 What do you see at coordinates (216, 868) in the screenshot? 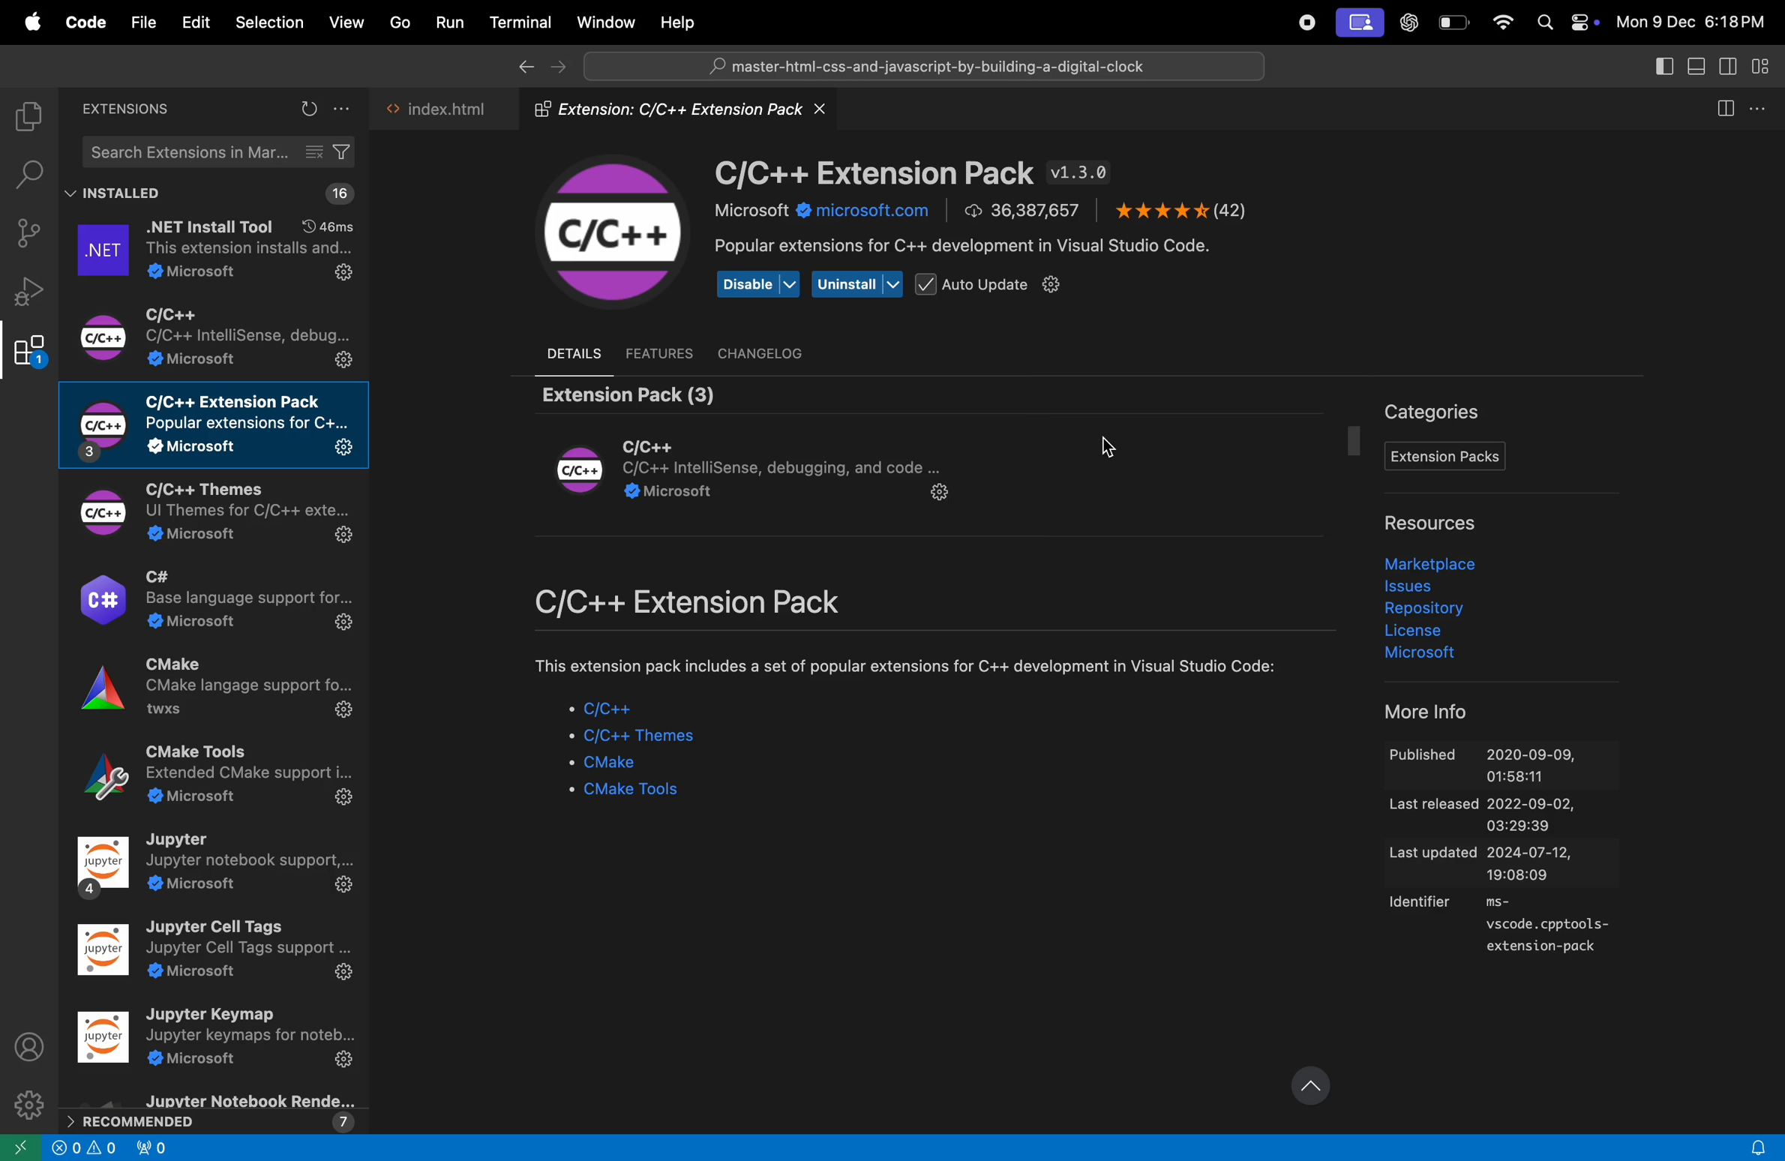
I see `jupyter note book extensions` at bounding box center [216, 868].